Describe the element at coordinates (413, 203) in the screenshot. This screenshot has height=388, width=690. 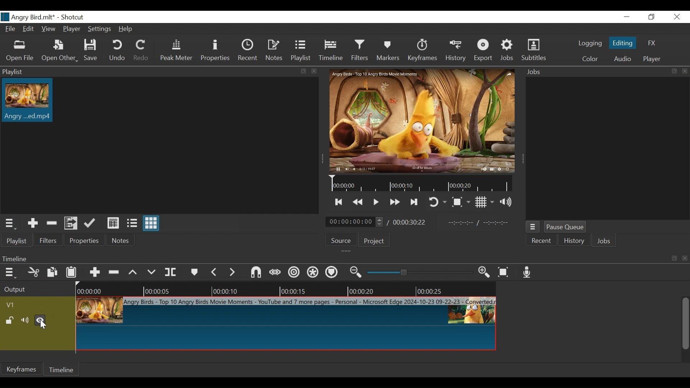
I see `Skip to the next point` at that location.